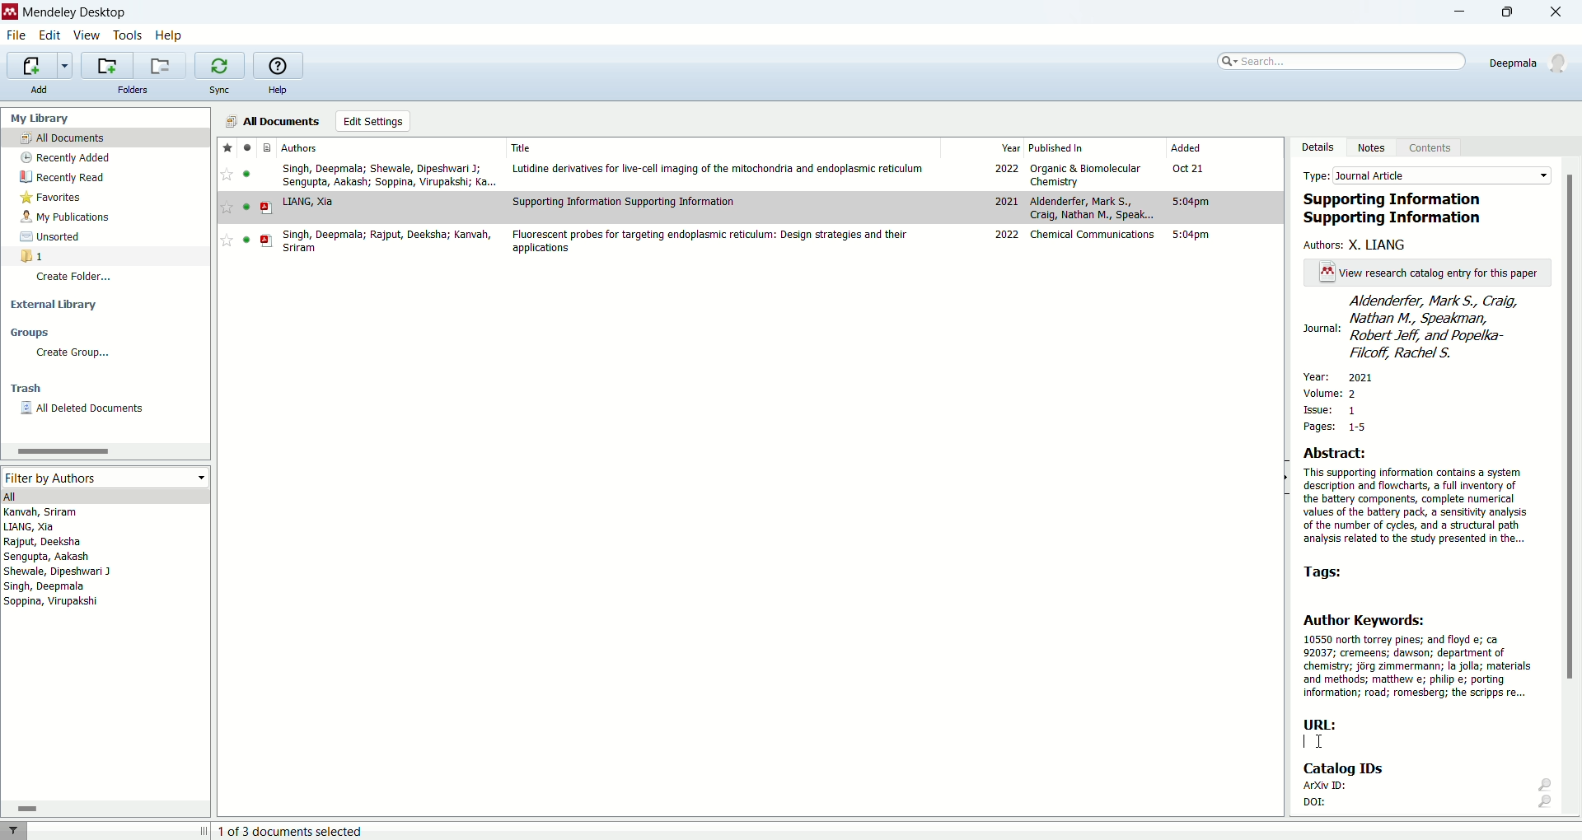 The height and width of the screenshot is (840, 1582). What do you see at coordinates (1416, 496) in the screenshot?
I see `Abstract:This supporting information contains a system description and flowcharts, a full inventory of the battery components, complete numerical values of the battery pack, a sensitivity analysis of the number of cycles, and a structural path analysis related to the study presented in the...` at bounding box center [1416, 496].